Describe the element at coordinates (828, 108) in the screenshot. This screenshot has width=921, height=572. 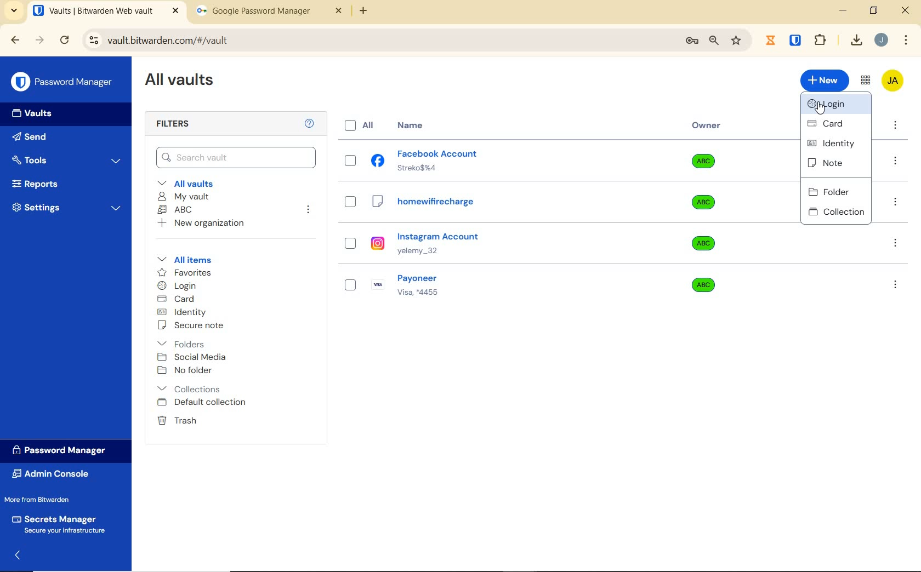
I see `cursor` at that location.